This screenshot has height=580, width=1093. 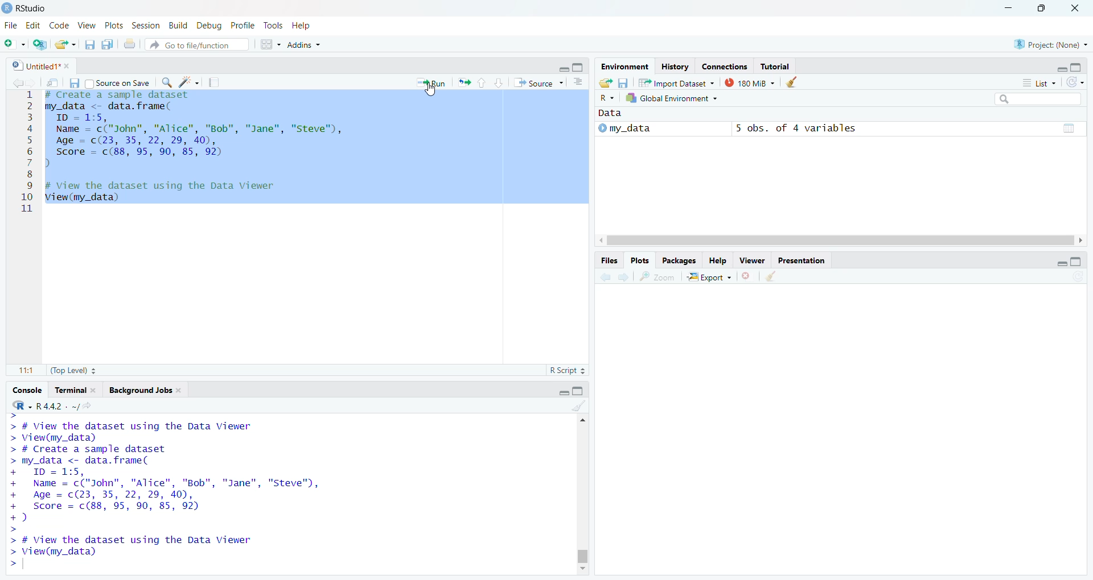 What do you see at coordinates (561, 393) in the screenshot?
I see `Minimize` at bounding box center [561, 393].